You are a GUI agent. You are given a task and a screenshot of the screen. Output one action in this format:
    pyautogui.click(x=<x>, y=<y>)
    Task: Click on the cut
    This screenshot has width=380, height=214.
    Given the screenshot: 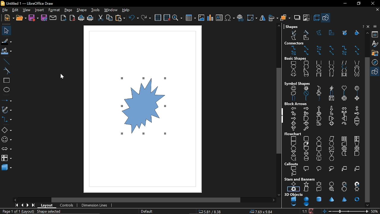 What is the action you would take?
    pyautogui.click(x=101, y=18)
    